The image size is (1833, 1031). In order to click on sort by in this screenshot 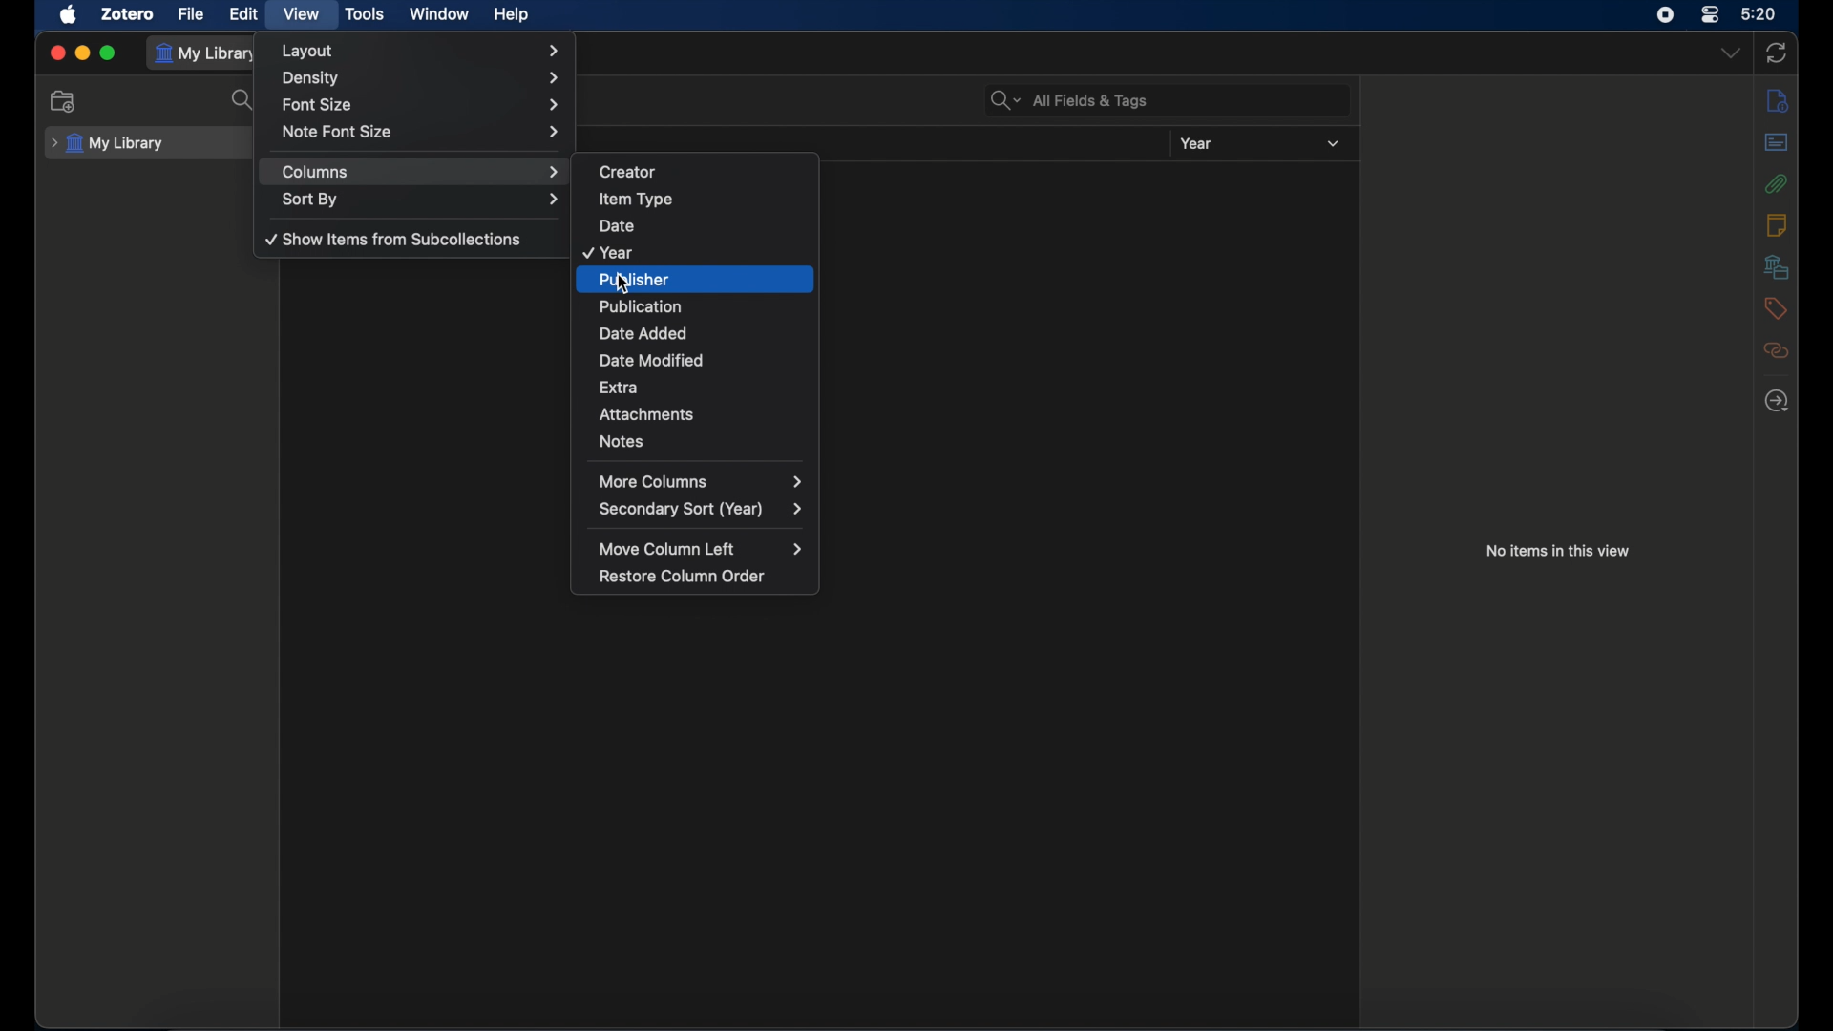, I will do `click(422, 199)`.